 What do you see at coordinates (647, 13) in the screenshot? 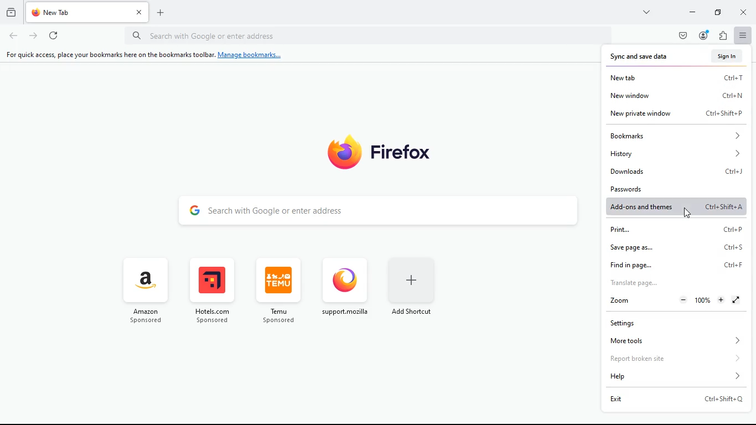
I see `more` at bounding box center [647, 13].